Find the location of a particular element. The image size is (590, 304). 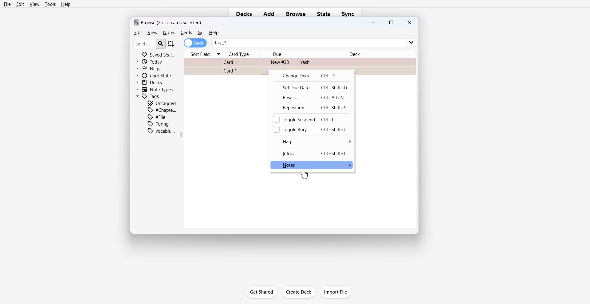

Edit is located at coordinates (20, 4).